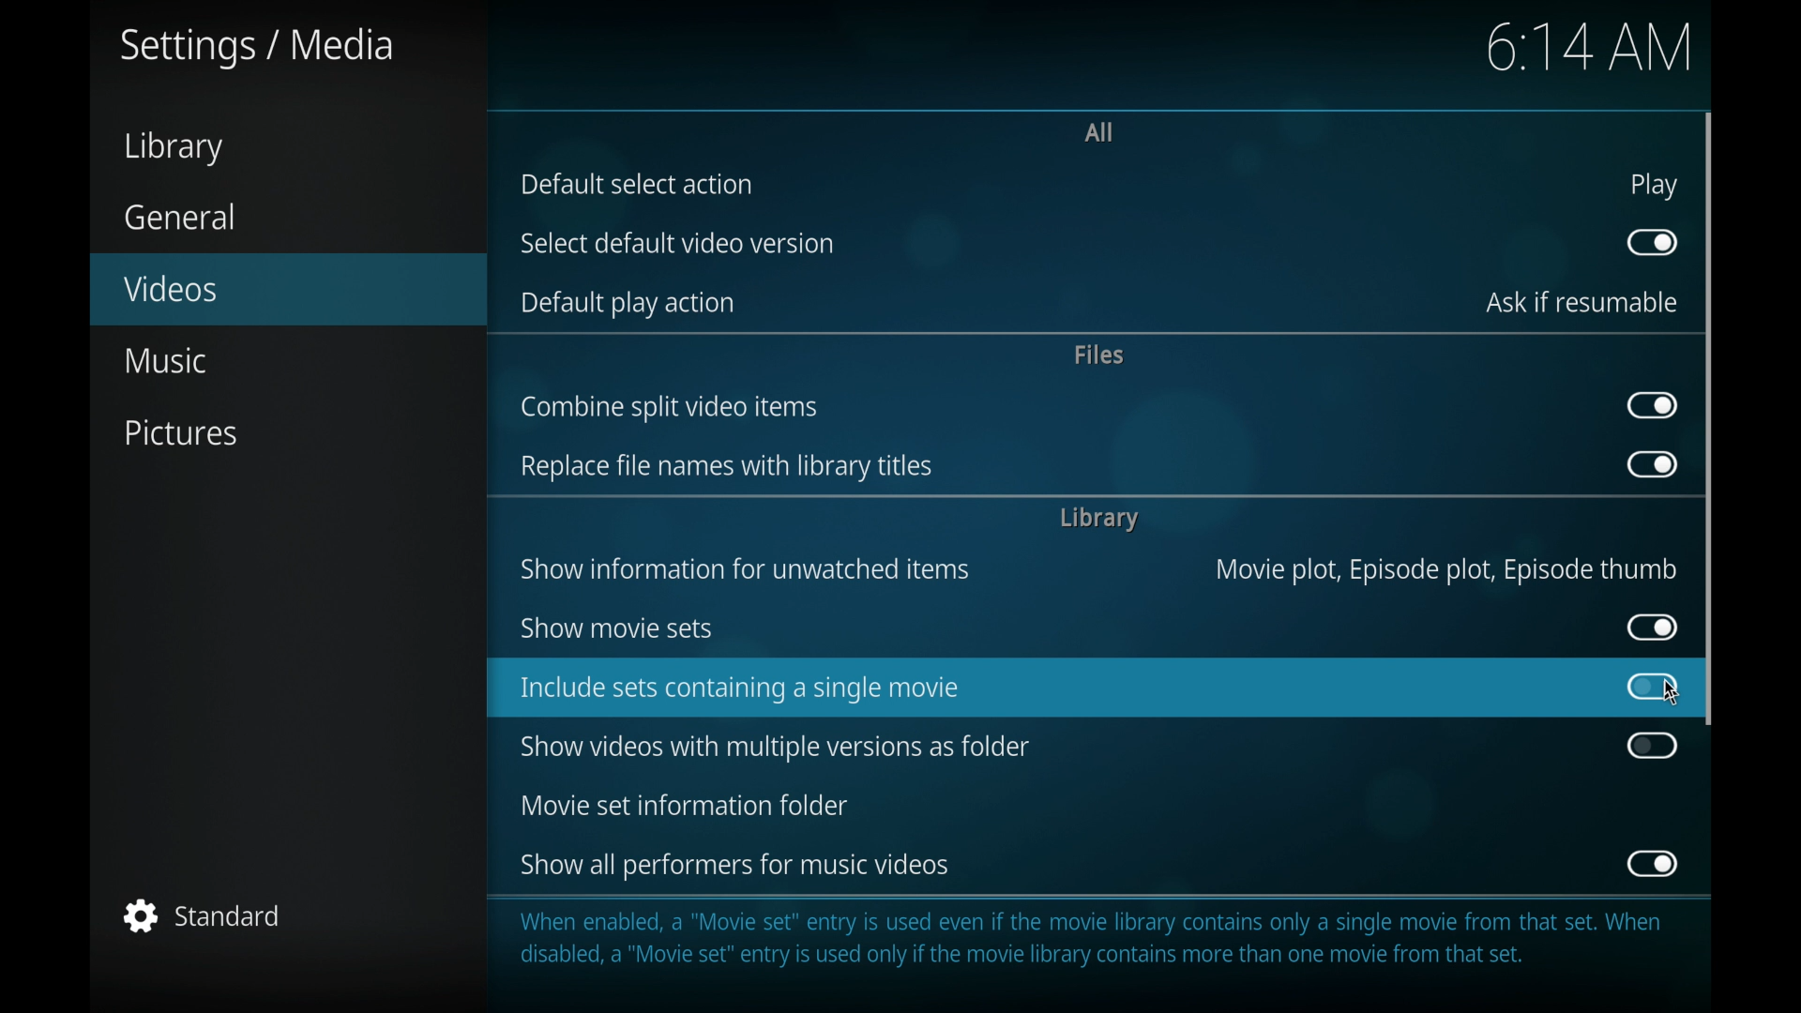  What do you see at coordinates (673, 243) in the screenshot?
I see `select default video version` at bounding box center [673, 243].